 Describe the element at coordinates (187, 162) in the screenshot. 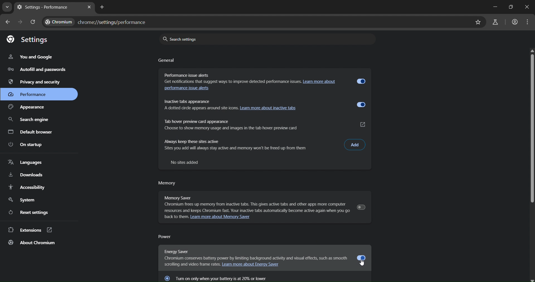

I see `no sites added` at that location.